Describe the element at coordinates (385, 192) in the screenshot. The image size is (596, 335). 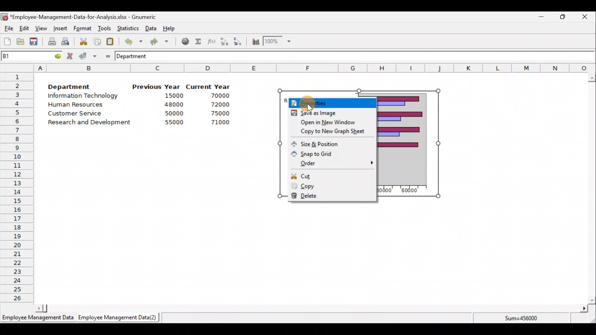
I see `30000` at that location.